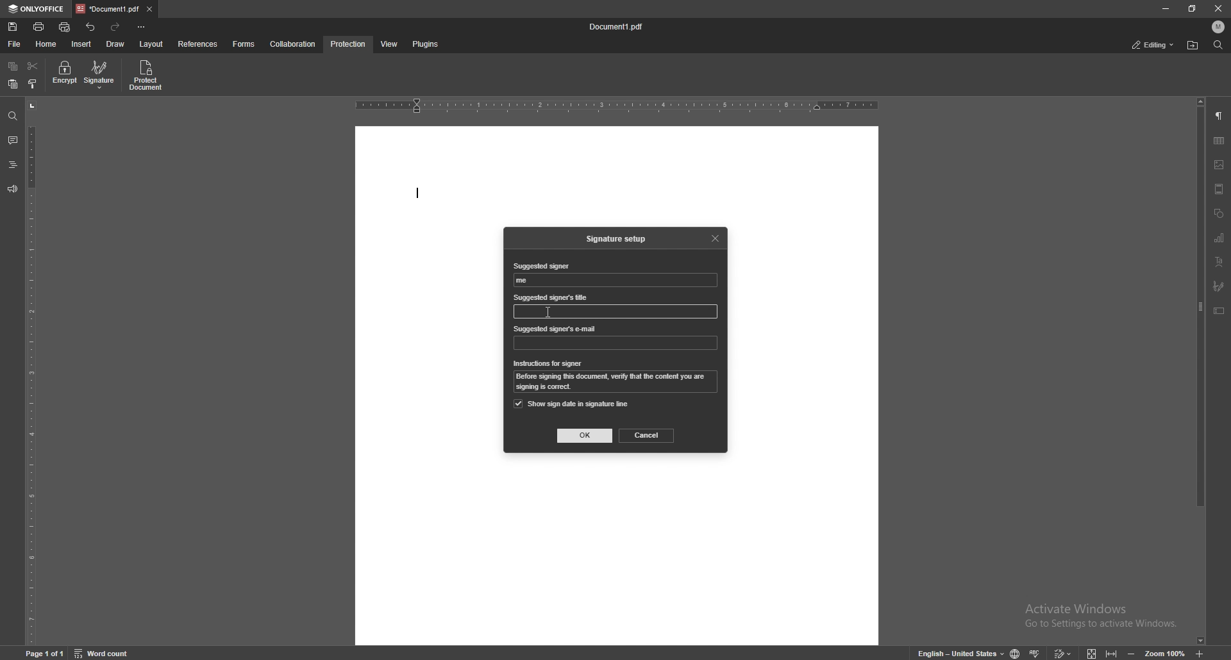 This screenshot has height=660, width=1231. What do you see at coordinates (11, 140) in the screenshot?
I see `comment` at bounding box center [11, 140].